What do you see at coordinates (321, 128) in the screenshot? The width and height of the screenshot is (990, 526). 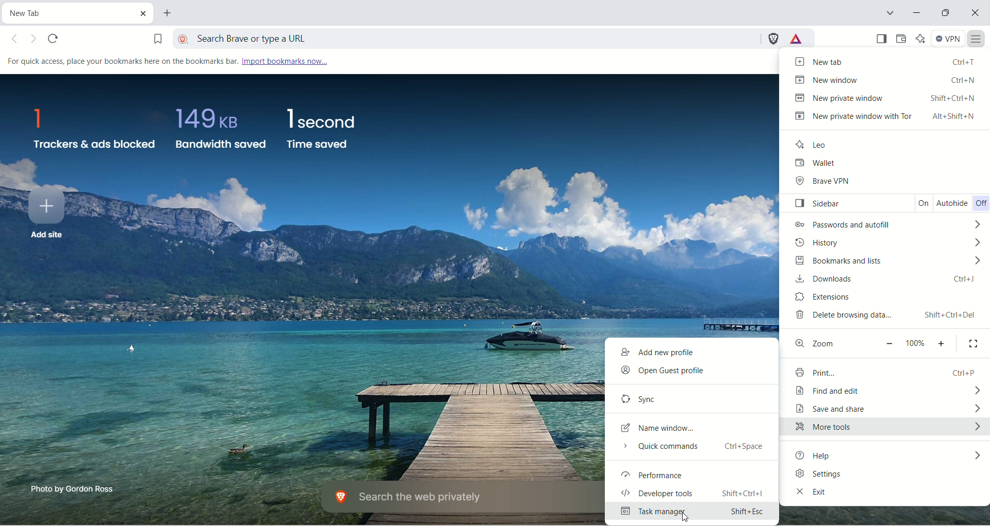 I see `time saved` at bounding box center [321, 128].